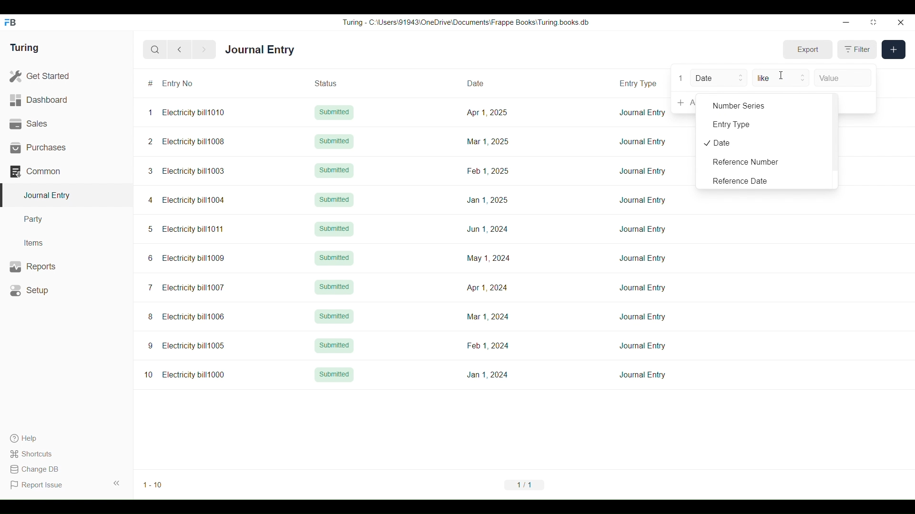 Image resolution: width=915 pixels, height=514 pixels. What do you see at coordinates (487, 375) in the screenshot?
I see `Jan 1, 2024` at bounding box center [487, 375].